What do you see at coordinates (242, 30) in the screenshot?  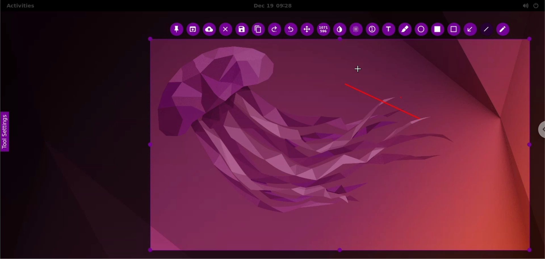 I see `save` at bounding box center [242, 30].